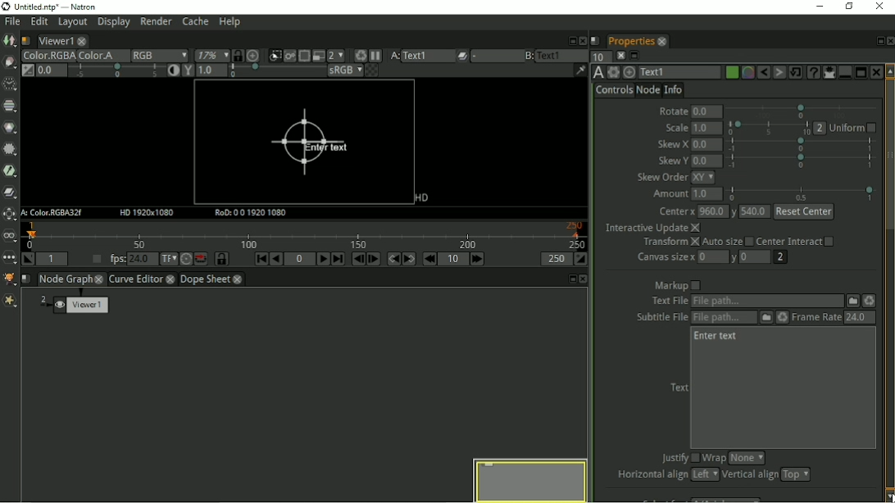  What do you see at coordinates (671, 161) in the screenshot?
I see `Skew Y` at bounding box center [671, 161].